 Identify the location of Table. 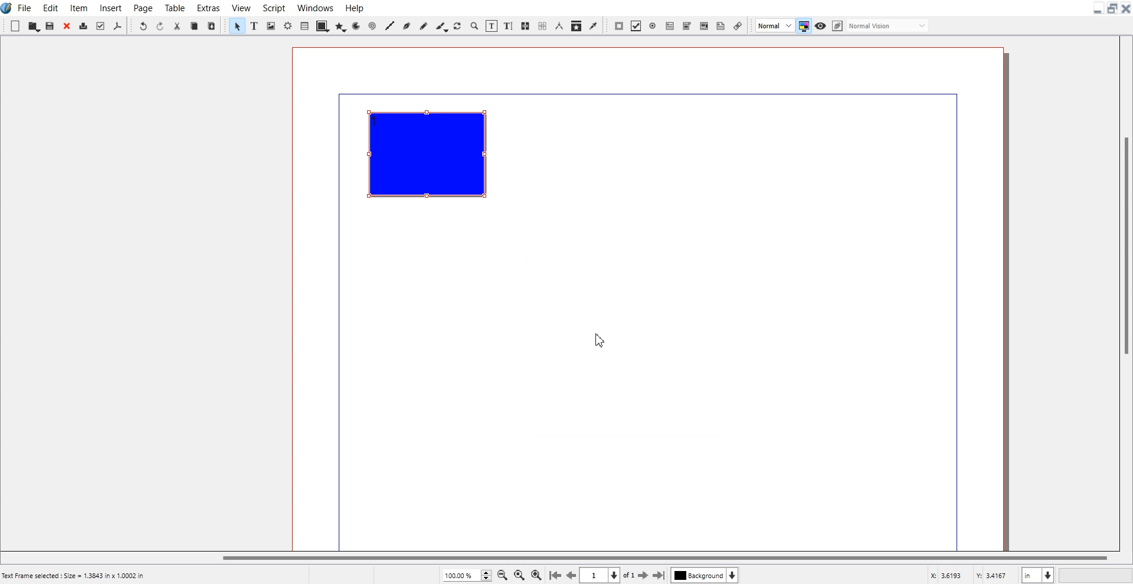
(304, 25).